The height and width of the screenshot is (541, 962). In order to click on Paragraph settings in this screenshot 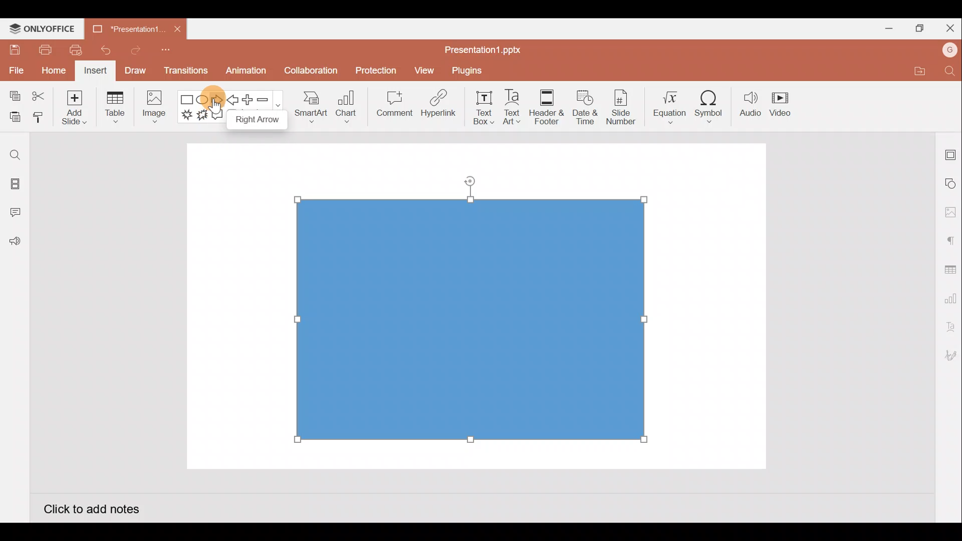, I will do `click(950, 239)`.